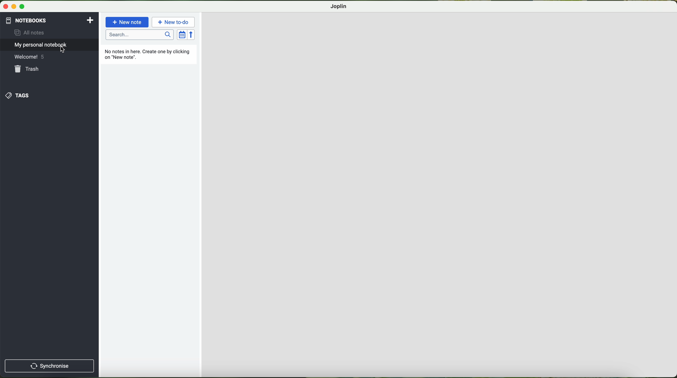 The height and width of the screenshot is (378, 677). Describe the element at coordinates (339, 6) in the screenshot. I see `joplin` at that location.